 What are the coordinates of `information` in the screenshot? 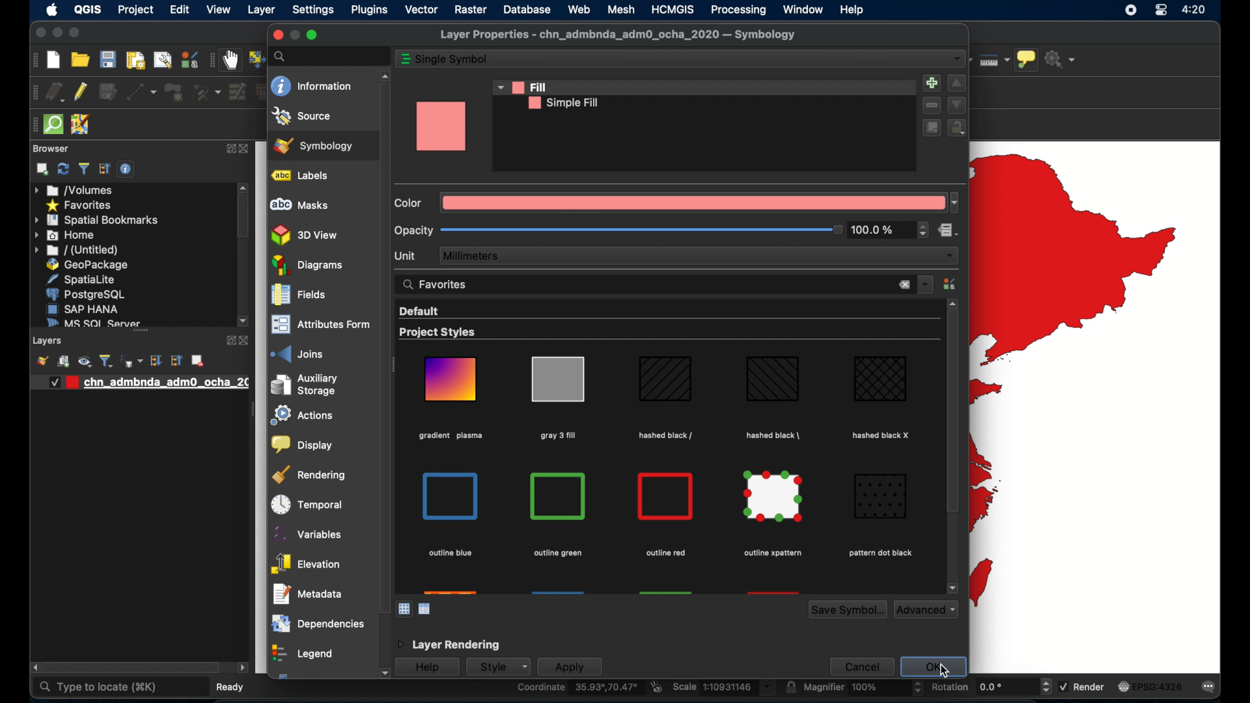 It's located at (312, 87).